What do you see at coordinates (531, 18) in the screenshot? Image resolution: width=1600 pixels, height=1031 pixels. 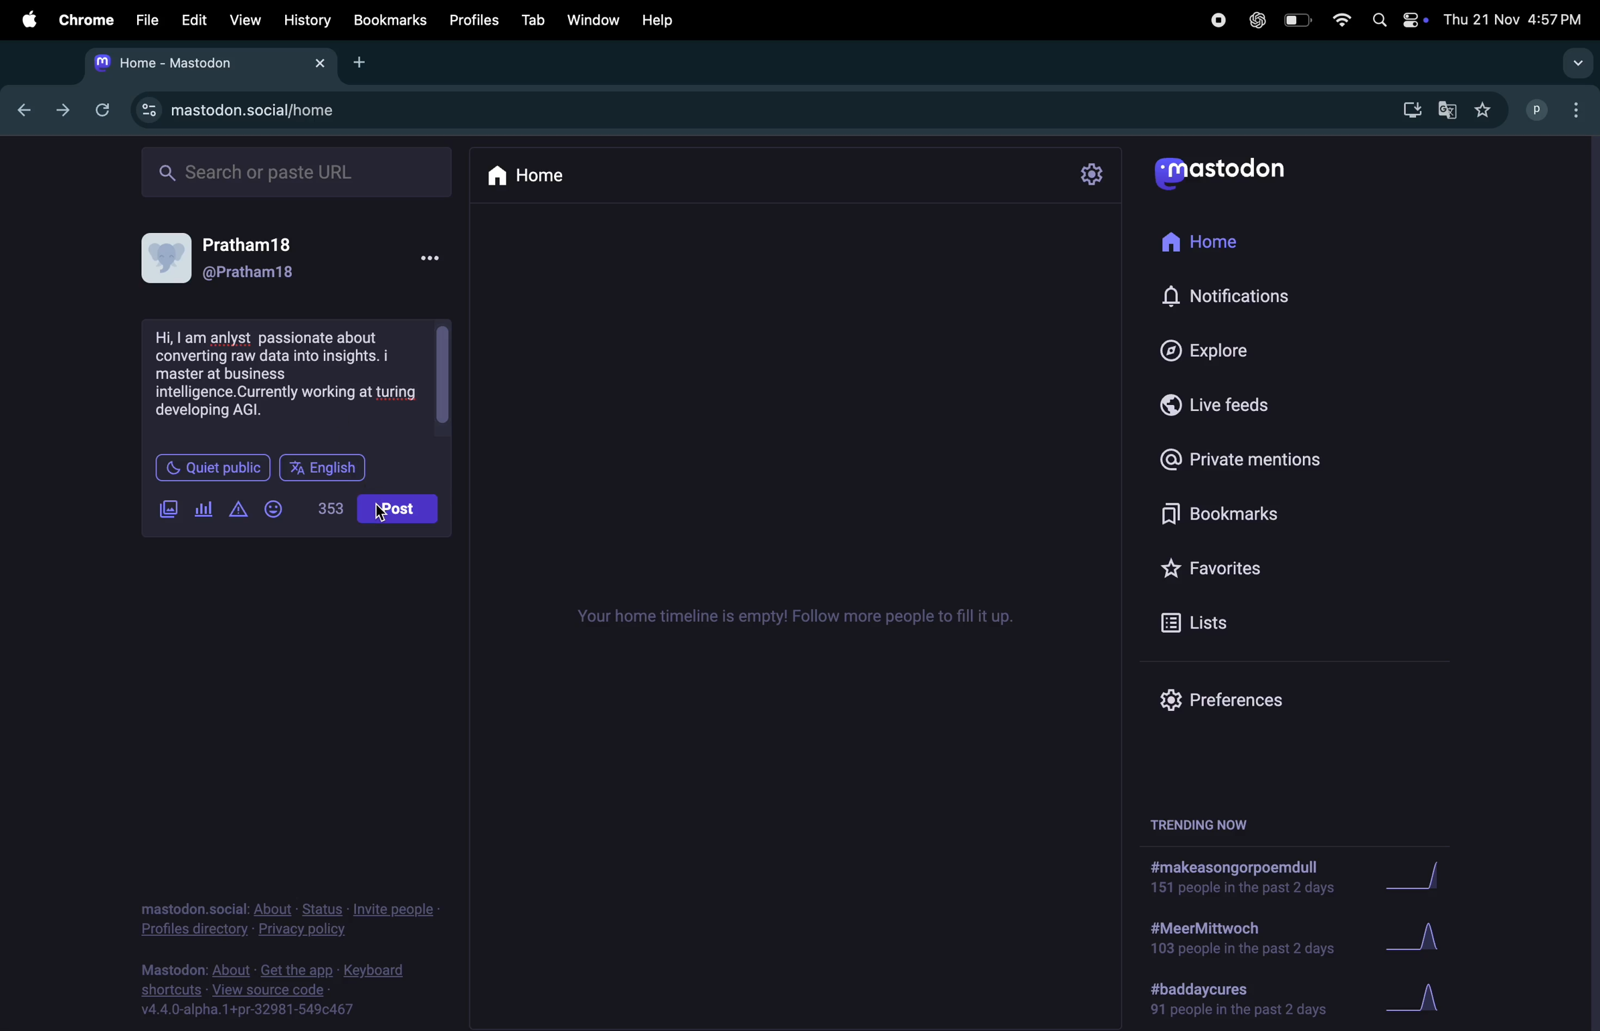 I see `tab` at bounding box center [531, 18].